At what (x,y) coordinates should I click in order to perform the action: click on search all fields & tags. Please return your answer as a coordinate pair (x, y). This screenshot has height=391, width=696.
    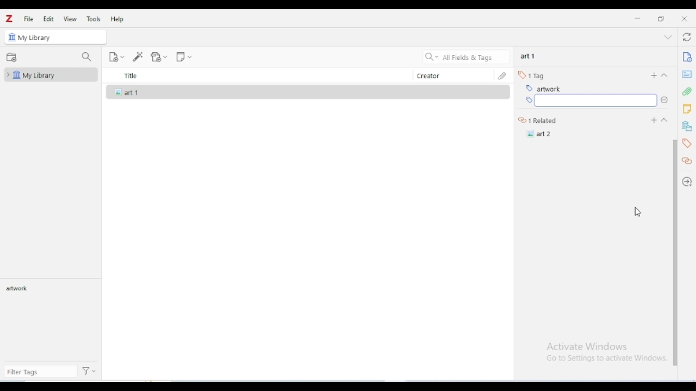
    Looking at the image, I should click on (464, 57).